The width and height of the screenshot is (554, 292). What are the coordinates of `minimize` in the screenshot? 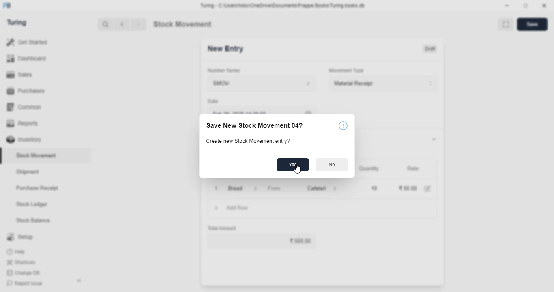 It's located at (507, 6).